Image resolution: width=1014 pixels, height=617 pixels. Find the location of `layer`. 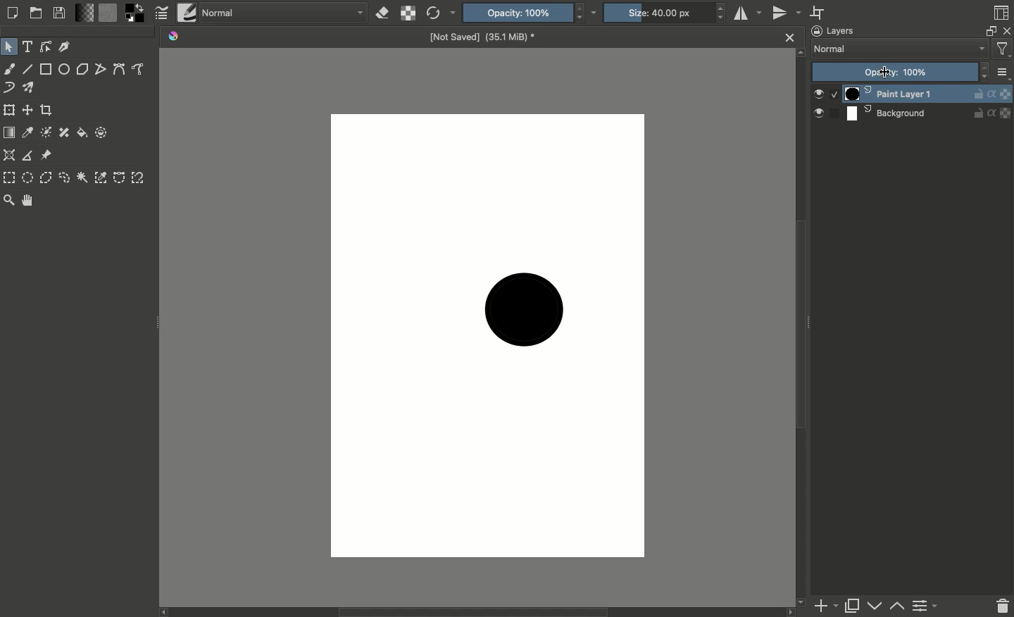

layer is located at coordinates (1006, 113).